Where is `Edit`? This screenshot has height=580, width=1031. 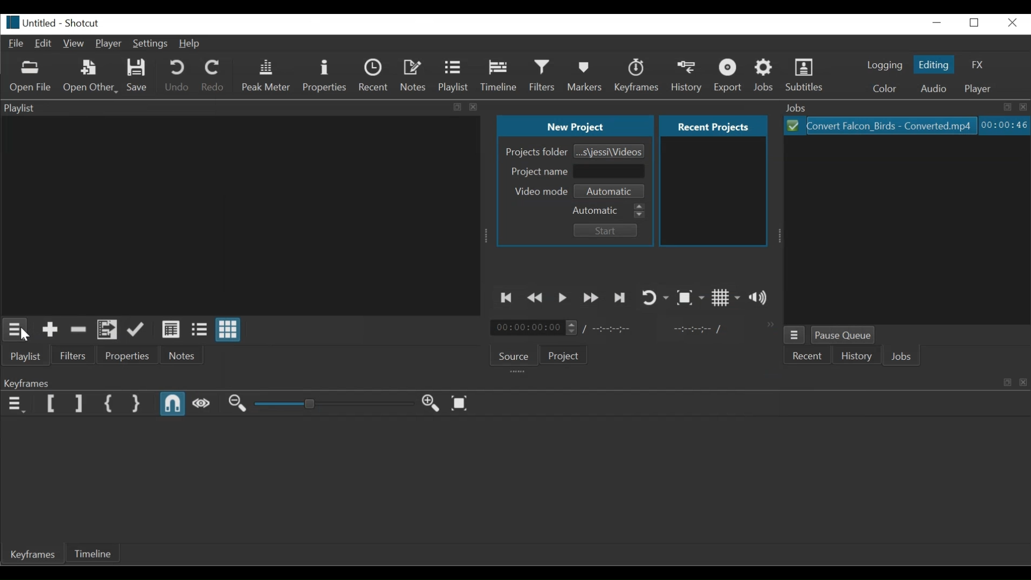 Edit is located at coordinates (43, 44).